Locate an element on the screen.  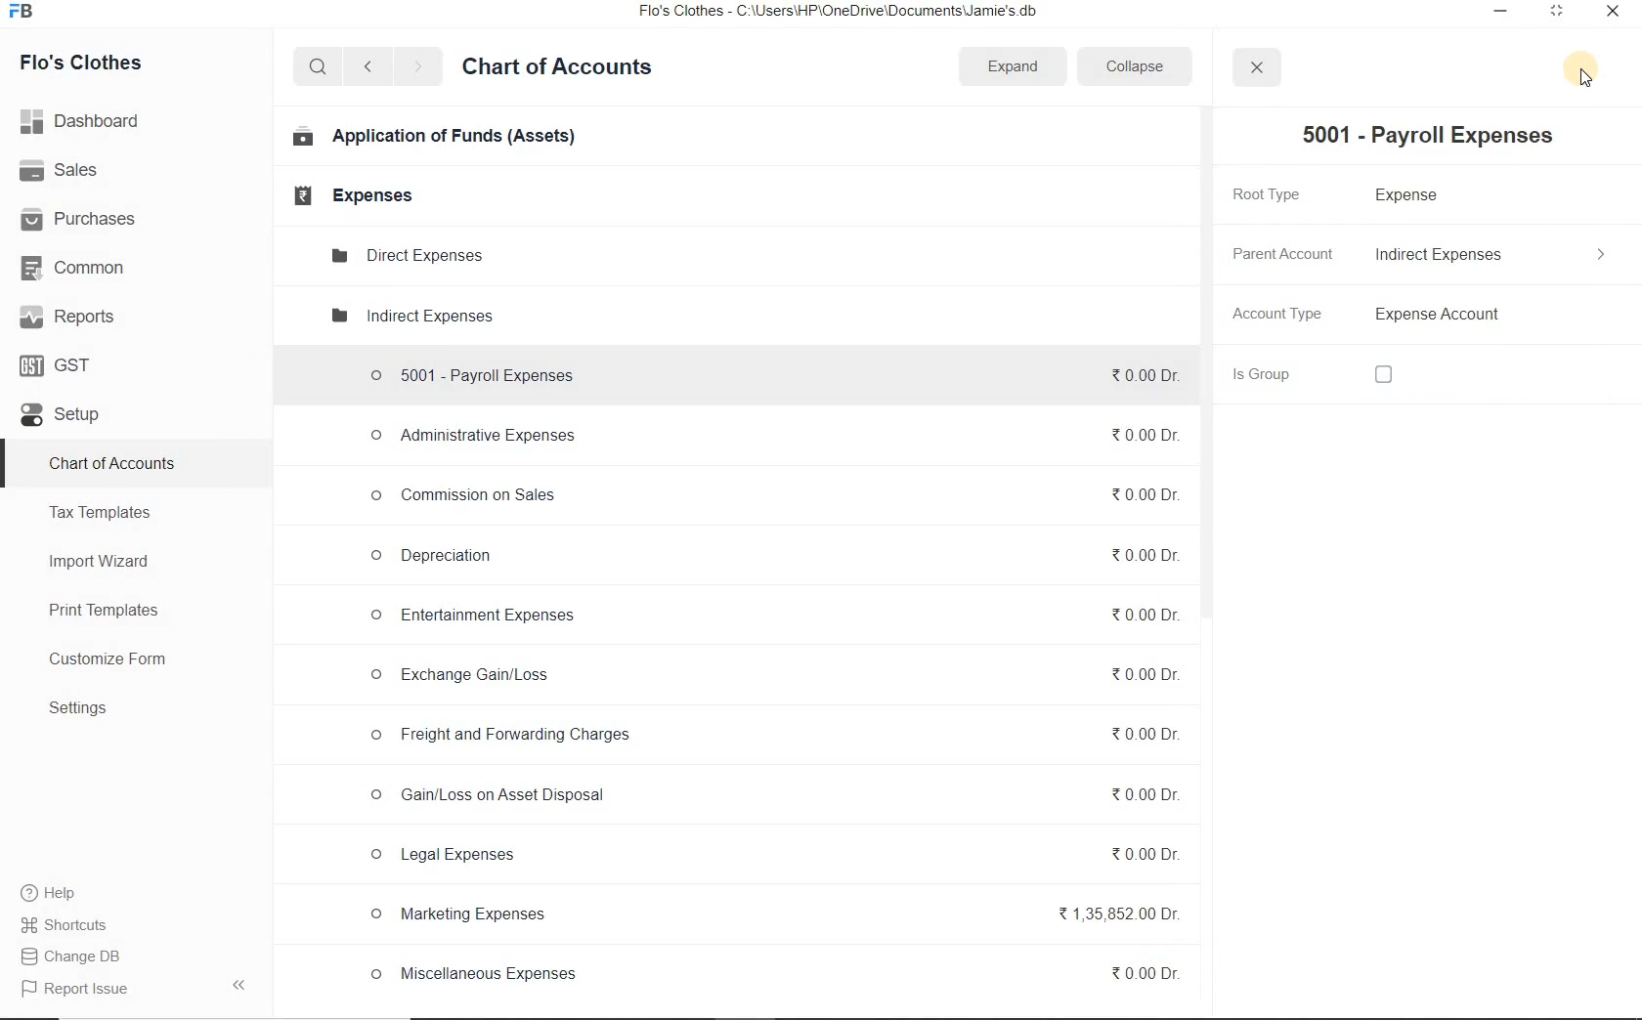
frappe books logo is located at coordinates (25, 13).